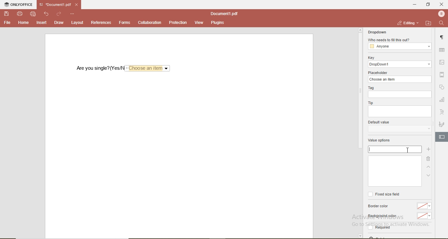 The height and width of the screenshot is (239, 448). What do you see at coordinates (383, 227) in the screenshot?
I see `required` at bounding box center [383, 227].